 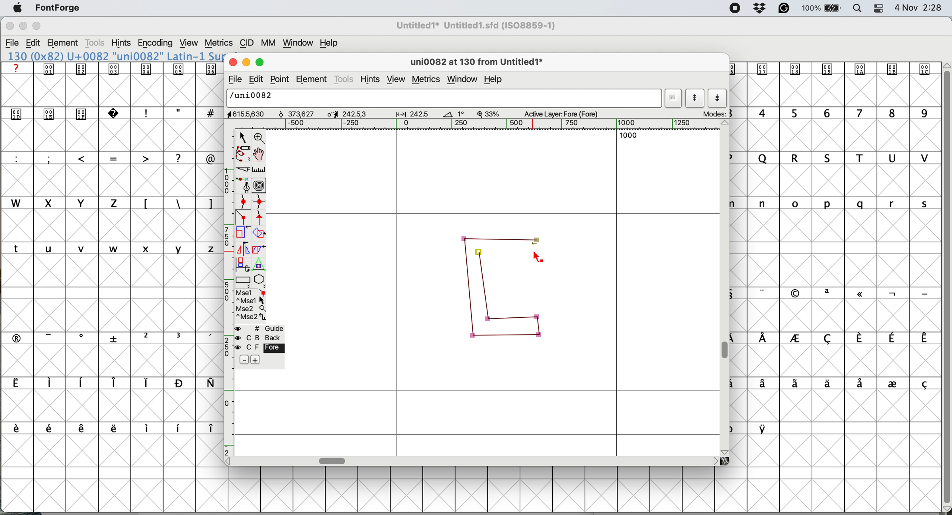 What do you see at coordinates (245, 61) in the screenshot?
I see `minimise` at bounding box center [245, 61].